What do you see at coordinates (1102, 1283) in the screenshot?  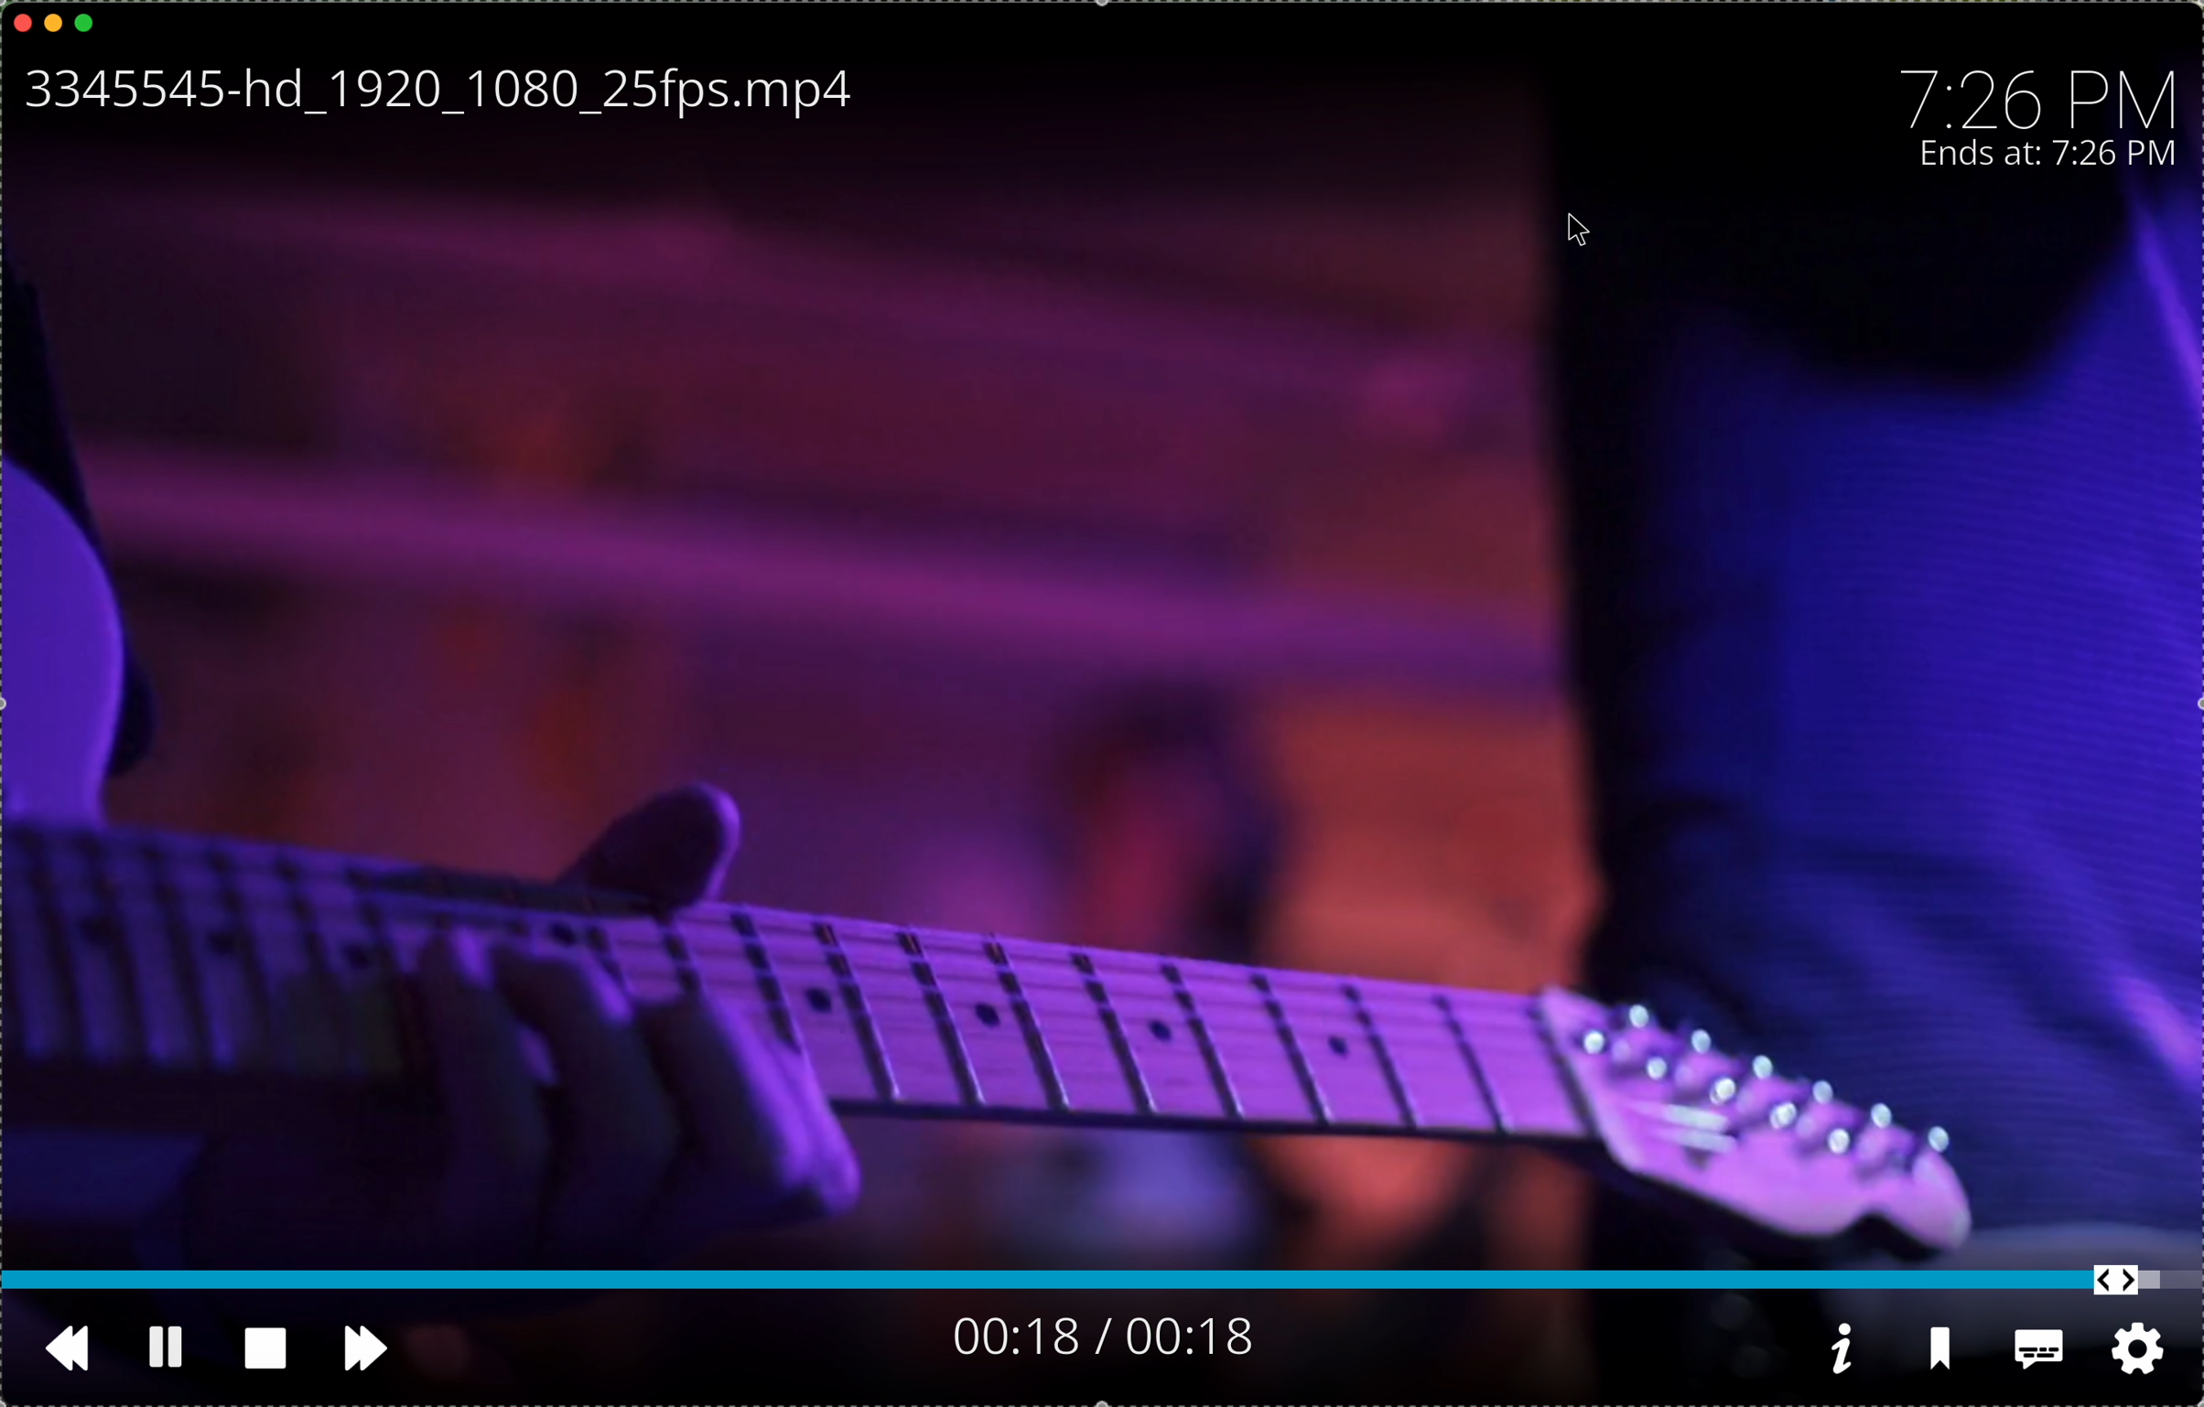 I see `timeline` at bounding box center [1102, 1283].